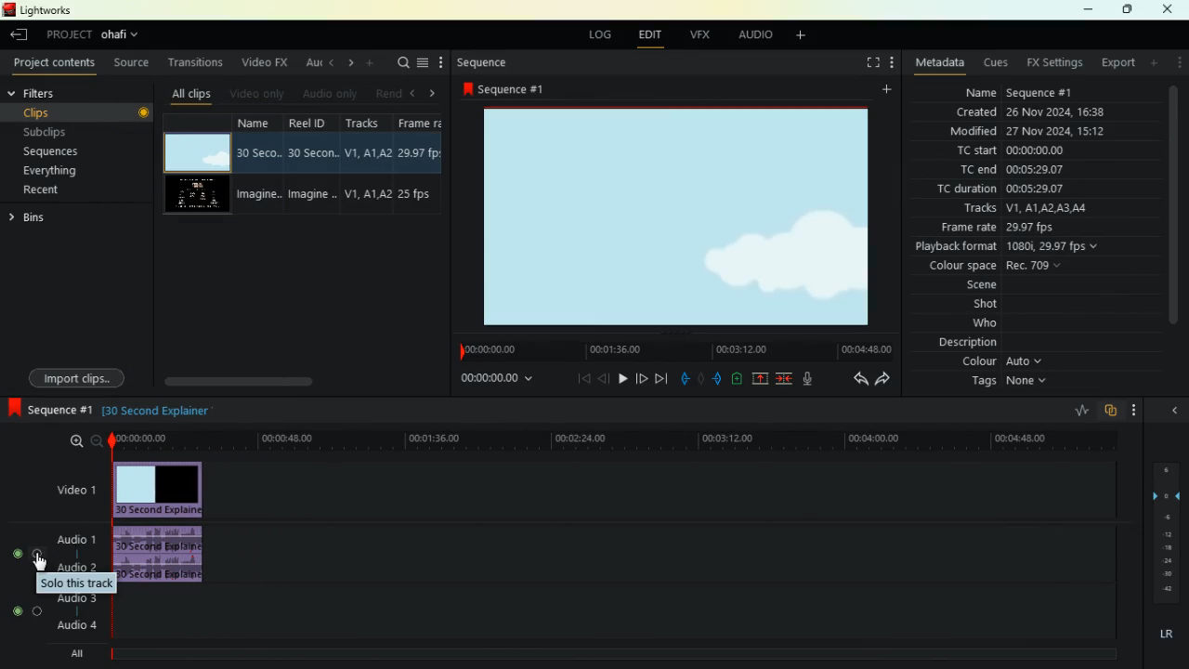  What do you see at coordinates (134, 65) in the screenshot?
I see `source` at bounding box center [134, 65].